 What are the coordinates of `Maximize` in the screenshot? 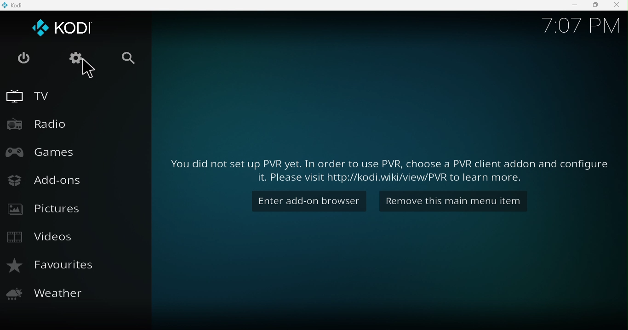 It's located at (593, 6).